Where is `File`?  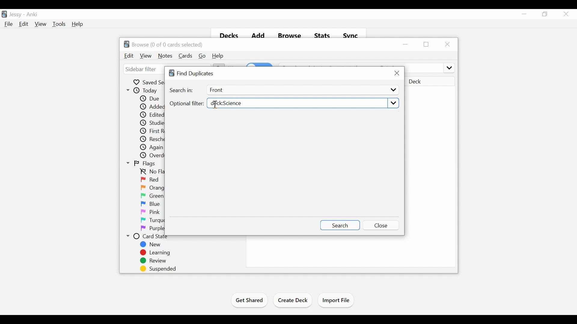 File is located at coordinates (8, 24).